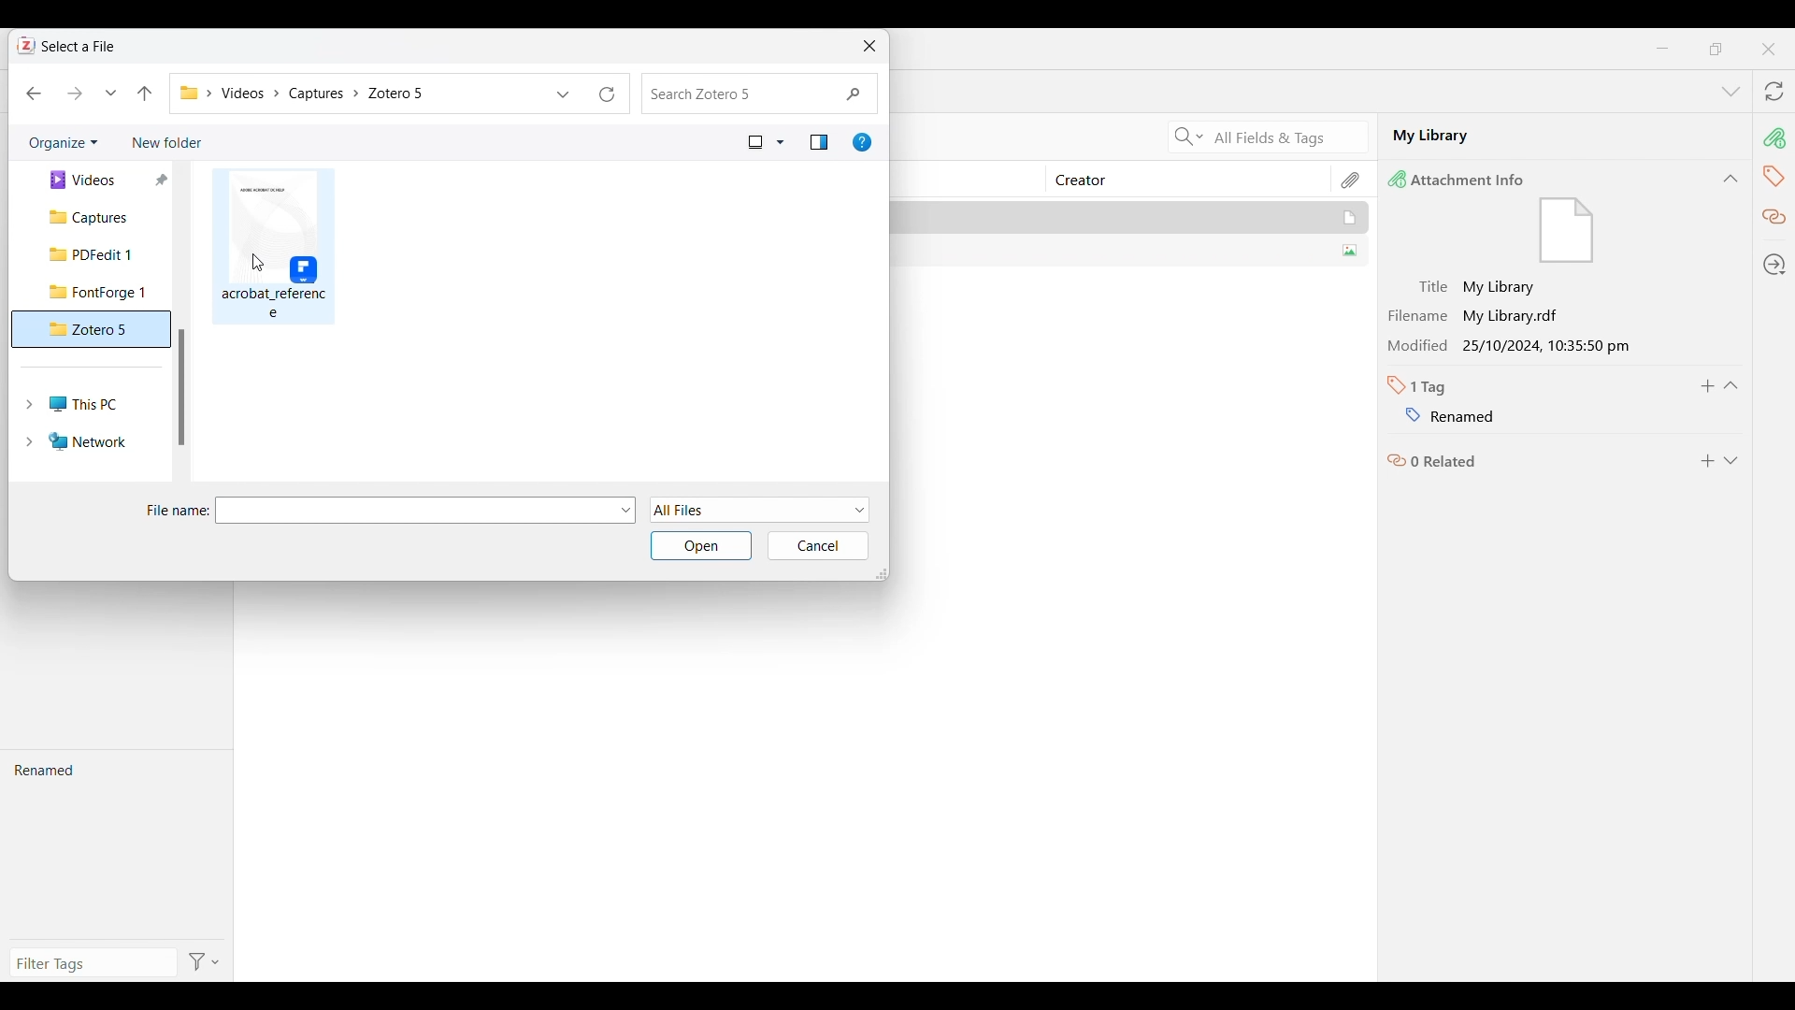 This screenshot has height=1010, width=1795. Describe the element at coordinates (145, 94) in the screenshot. I see `Move to the previous folder in the folder pathway` at that location.